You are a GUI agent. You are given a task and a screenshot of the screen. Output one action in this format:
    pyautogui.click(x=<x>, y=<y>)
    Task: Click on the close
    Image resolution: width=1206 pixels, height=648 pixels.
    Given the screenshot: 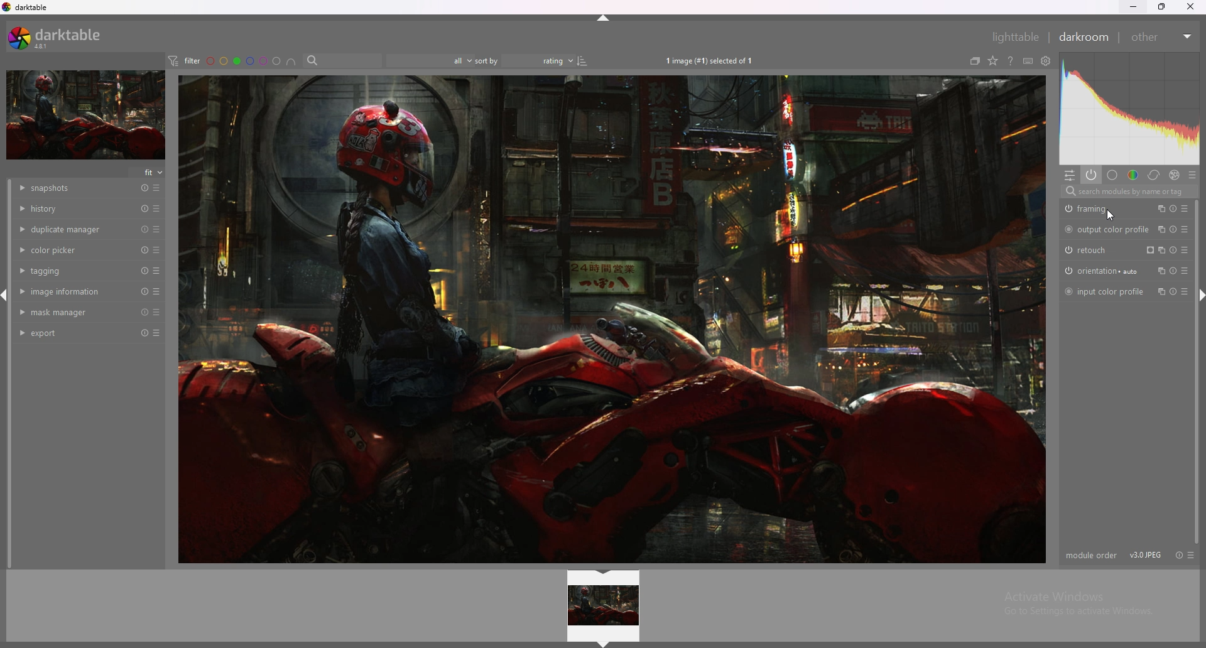 What is the action you would take?
    pyautogui.click(x=1190, y=7)
    